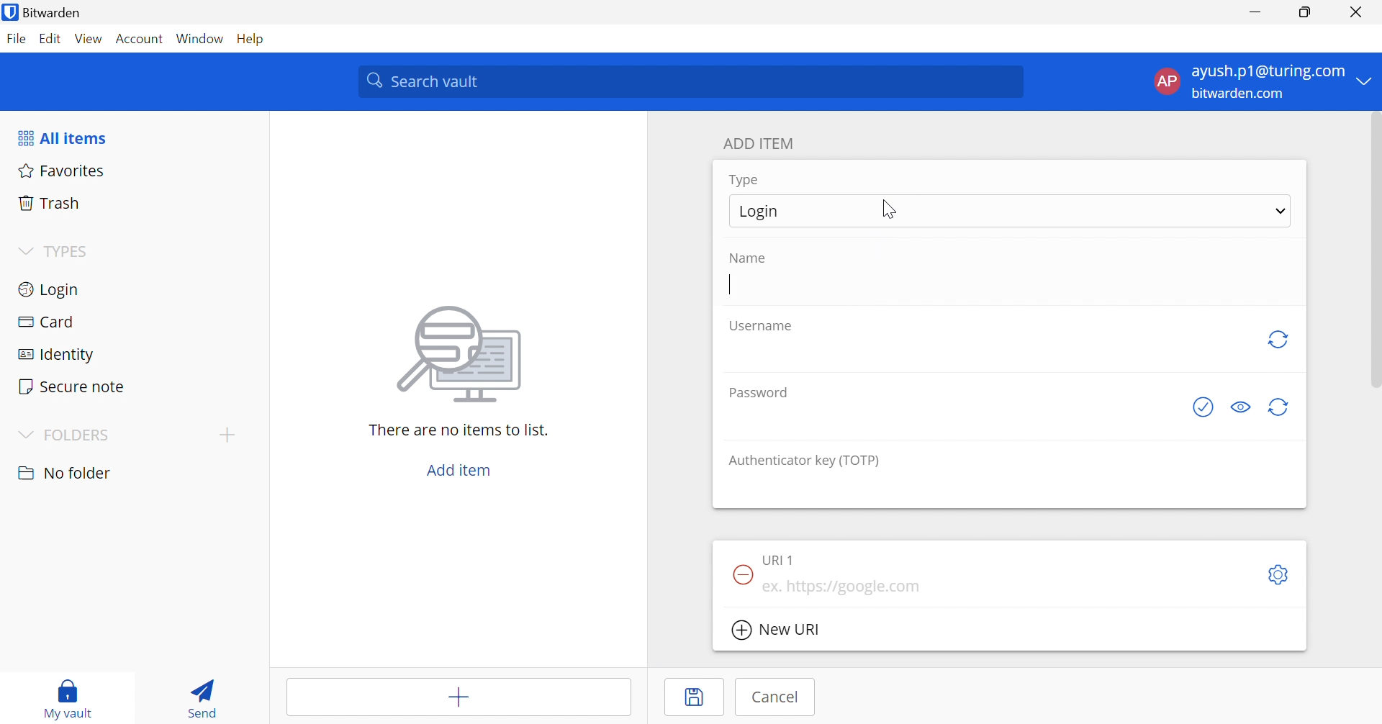 Image resolution: width=1382 pixels, height=724 pixels. Describe the element at coordinates (988, 354) in the screenshot. I see `add username` at that location.